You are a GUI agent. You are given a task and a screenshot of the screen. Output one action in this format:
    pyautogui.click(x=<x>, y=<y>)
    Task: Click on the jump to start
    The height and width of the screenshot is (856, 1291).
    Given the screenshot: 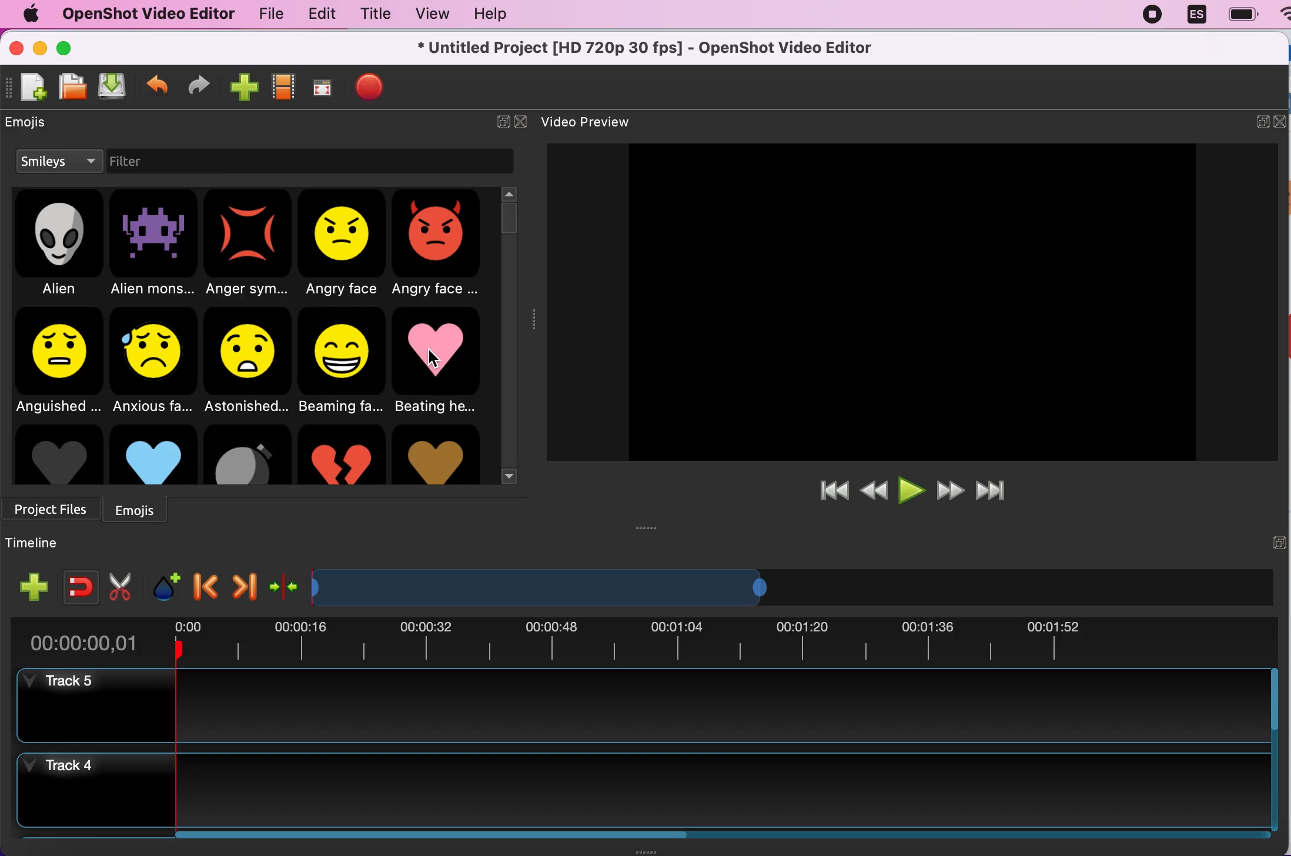 What is the action you would take?
    pyautogui.click(x=834, y=491)
    